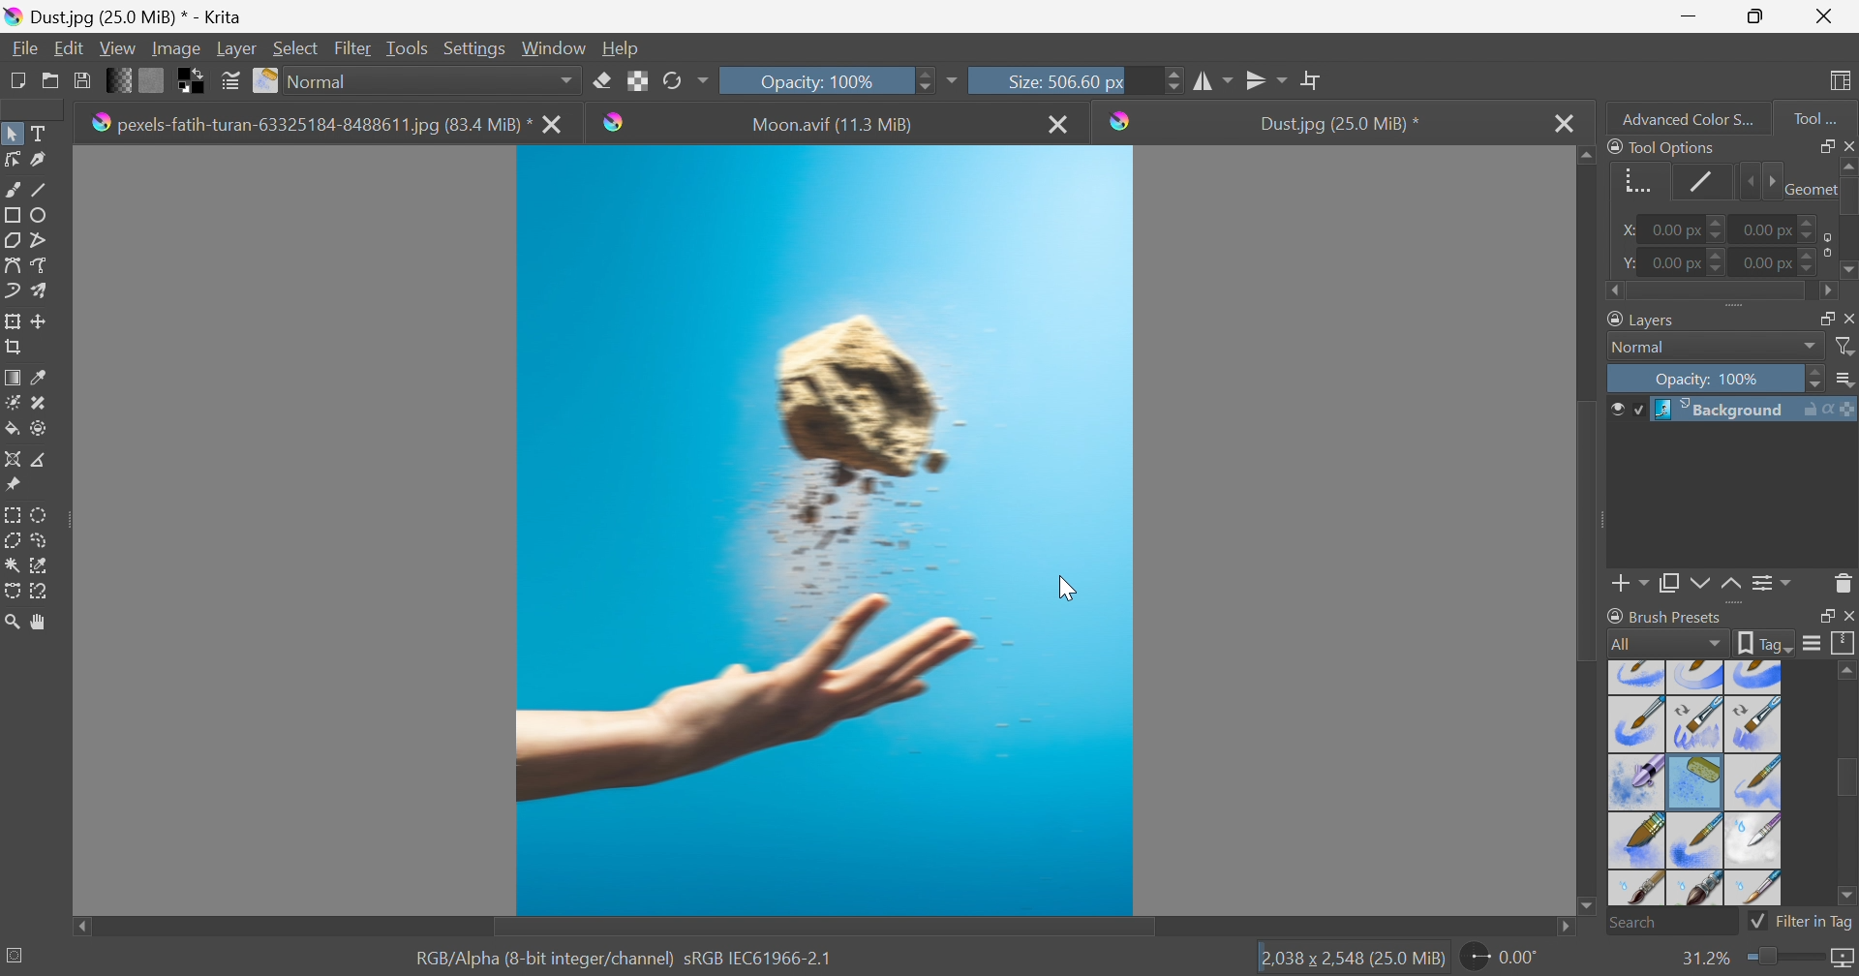  Describe the element at coordinates (1066, 589) in the screenshot. I see `Cursor` at that location.